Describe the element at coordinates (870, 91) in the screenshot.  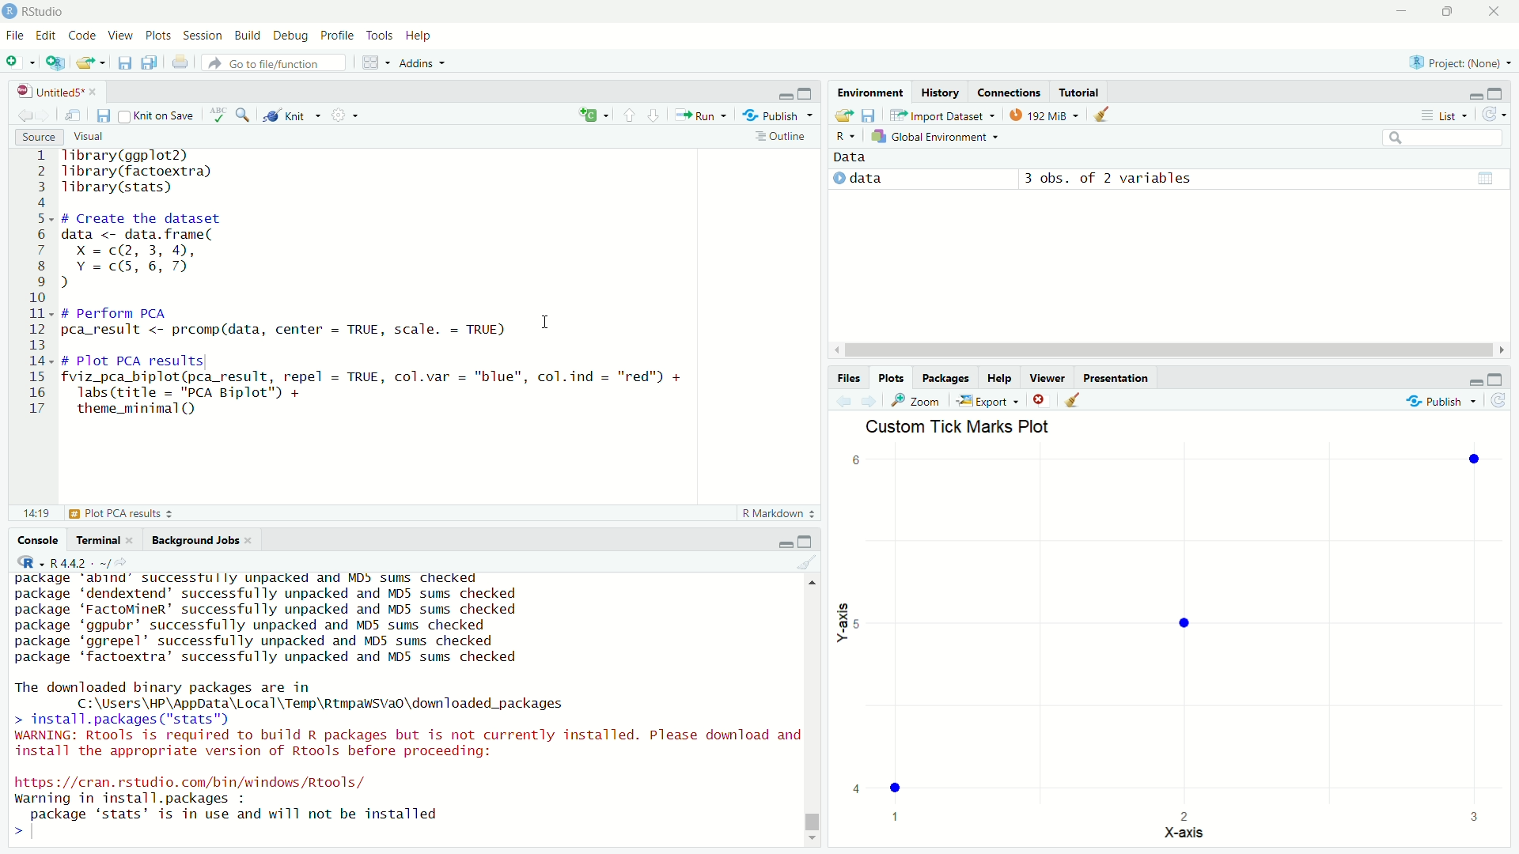
I see `environment` at that location.